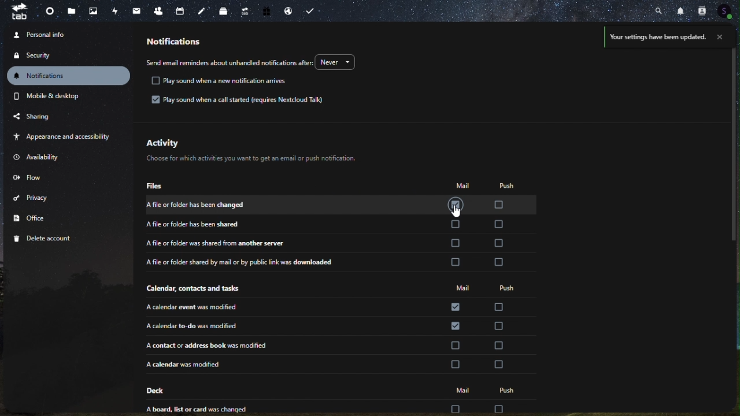  What do you see at coordinates (500, 326) in the screenshot?
I see `check box` at bounding box center [500, 326].